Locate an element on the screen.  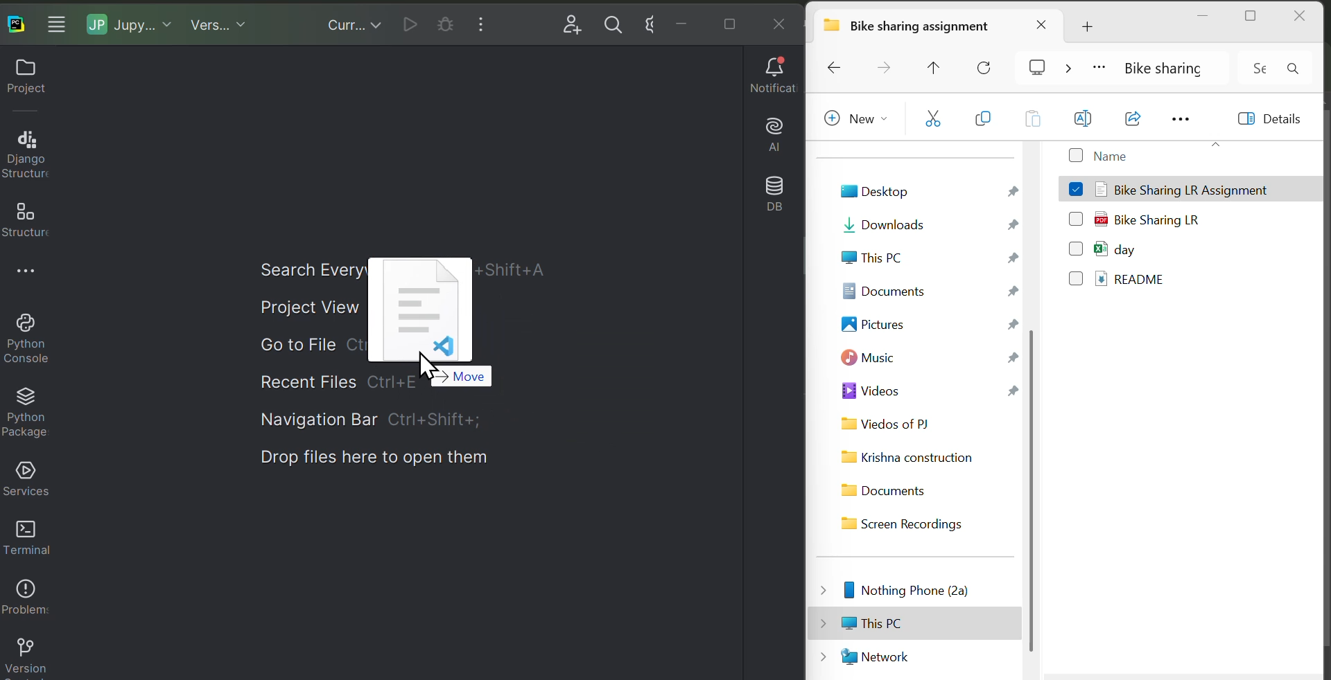
Add user is located at coordinates (565, 24).